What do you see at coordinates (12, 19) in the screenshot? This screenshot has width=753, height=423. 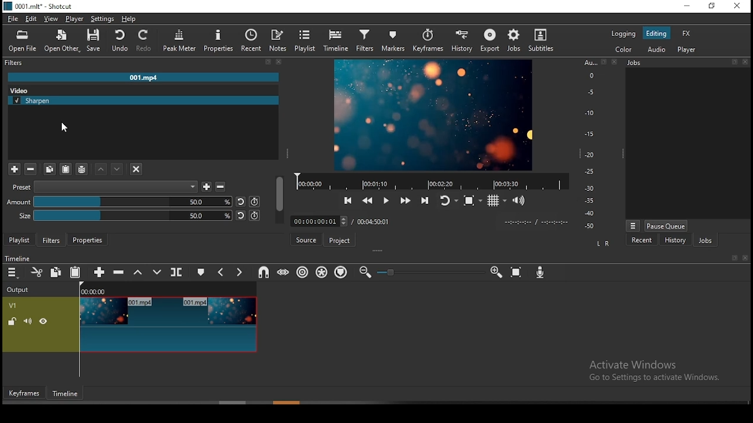 I see `file` at bounding box center [12, 19].